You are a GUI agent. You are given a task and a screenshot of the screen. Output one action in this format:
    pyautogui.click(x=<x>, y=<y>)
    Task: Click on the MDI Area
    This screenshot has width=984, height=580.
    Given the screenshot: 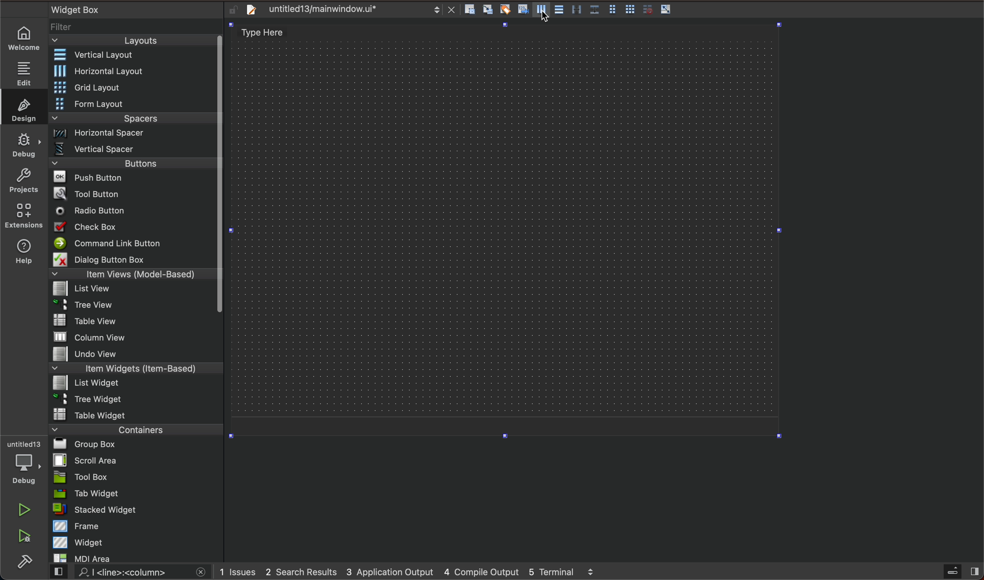 What is the action you would take?
    pyautogui.click(x=131, y=558)
    